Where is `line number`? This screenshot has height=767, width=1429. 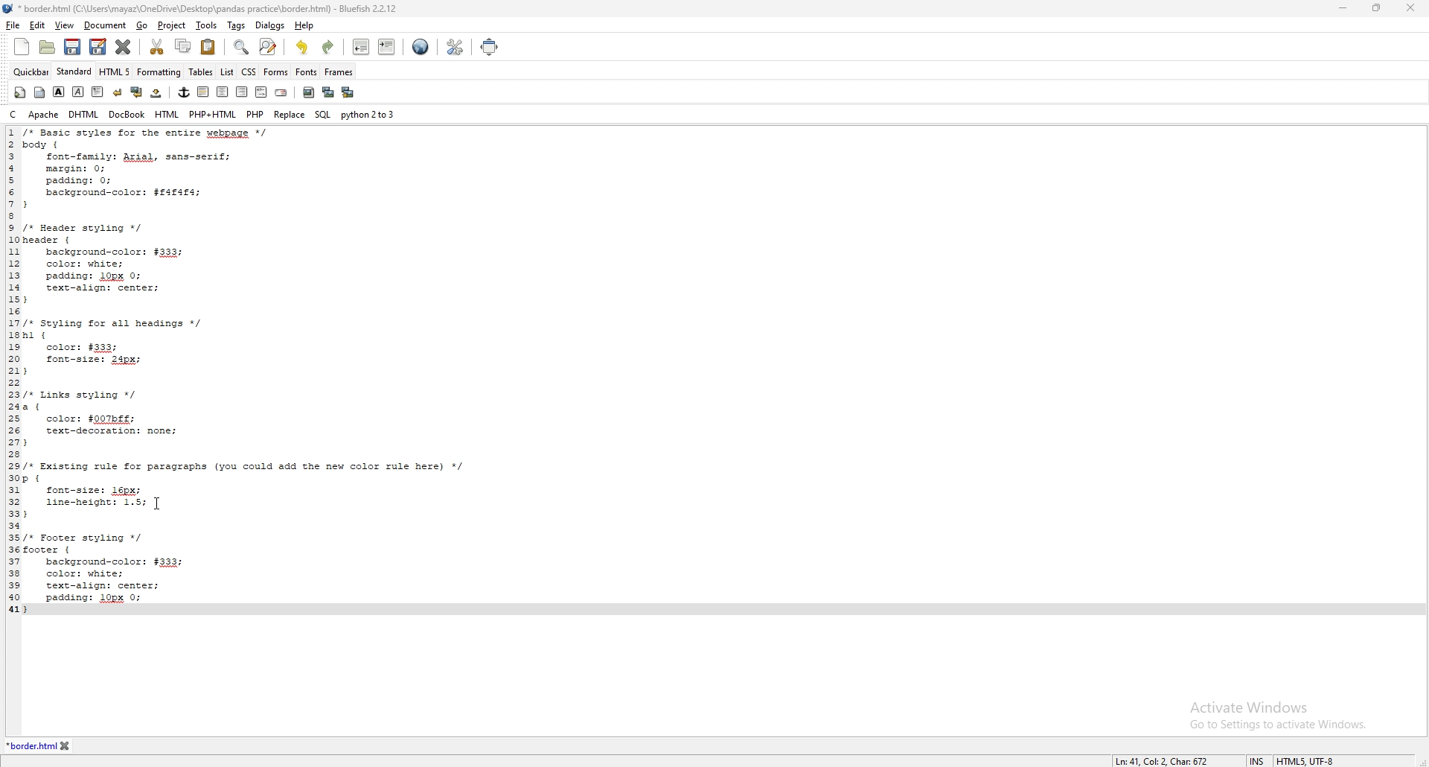
line number is located at coordinates (13, 370).